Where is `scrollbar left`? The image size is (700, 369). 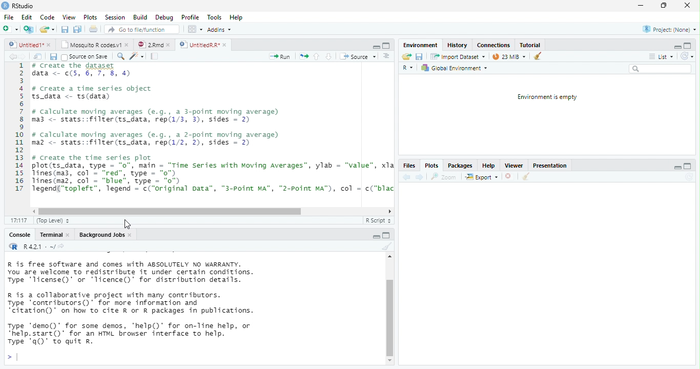 scrollbar left is located at coordinates (32, 211).